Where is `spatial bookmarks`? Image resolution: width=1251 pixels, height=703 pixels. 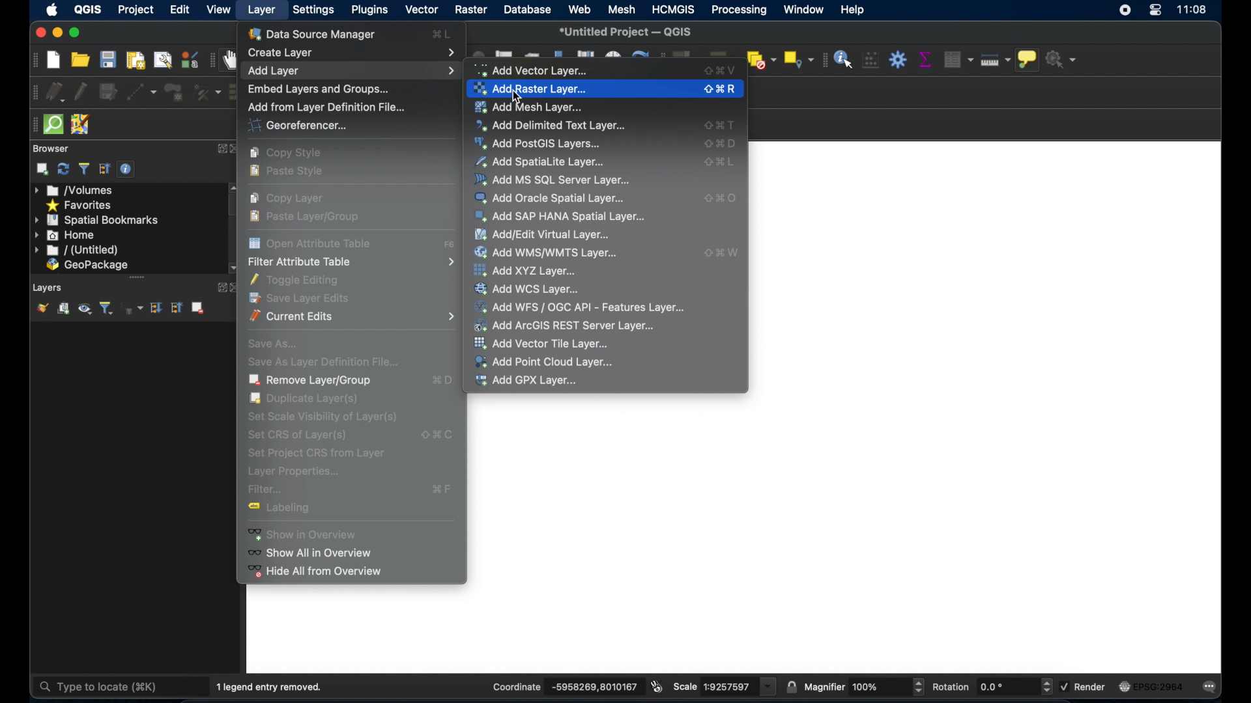
spatial bookmarks is located at coordinates (97, 220).